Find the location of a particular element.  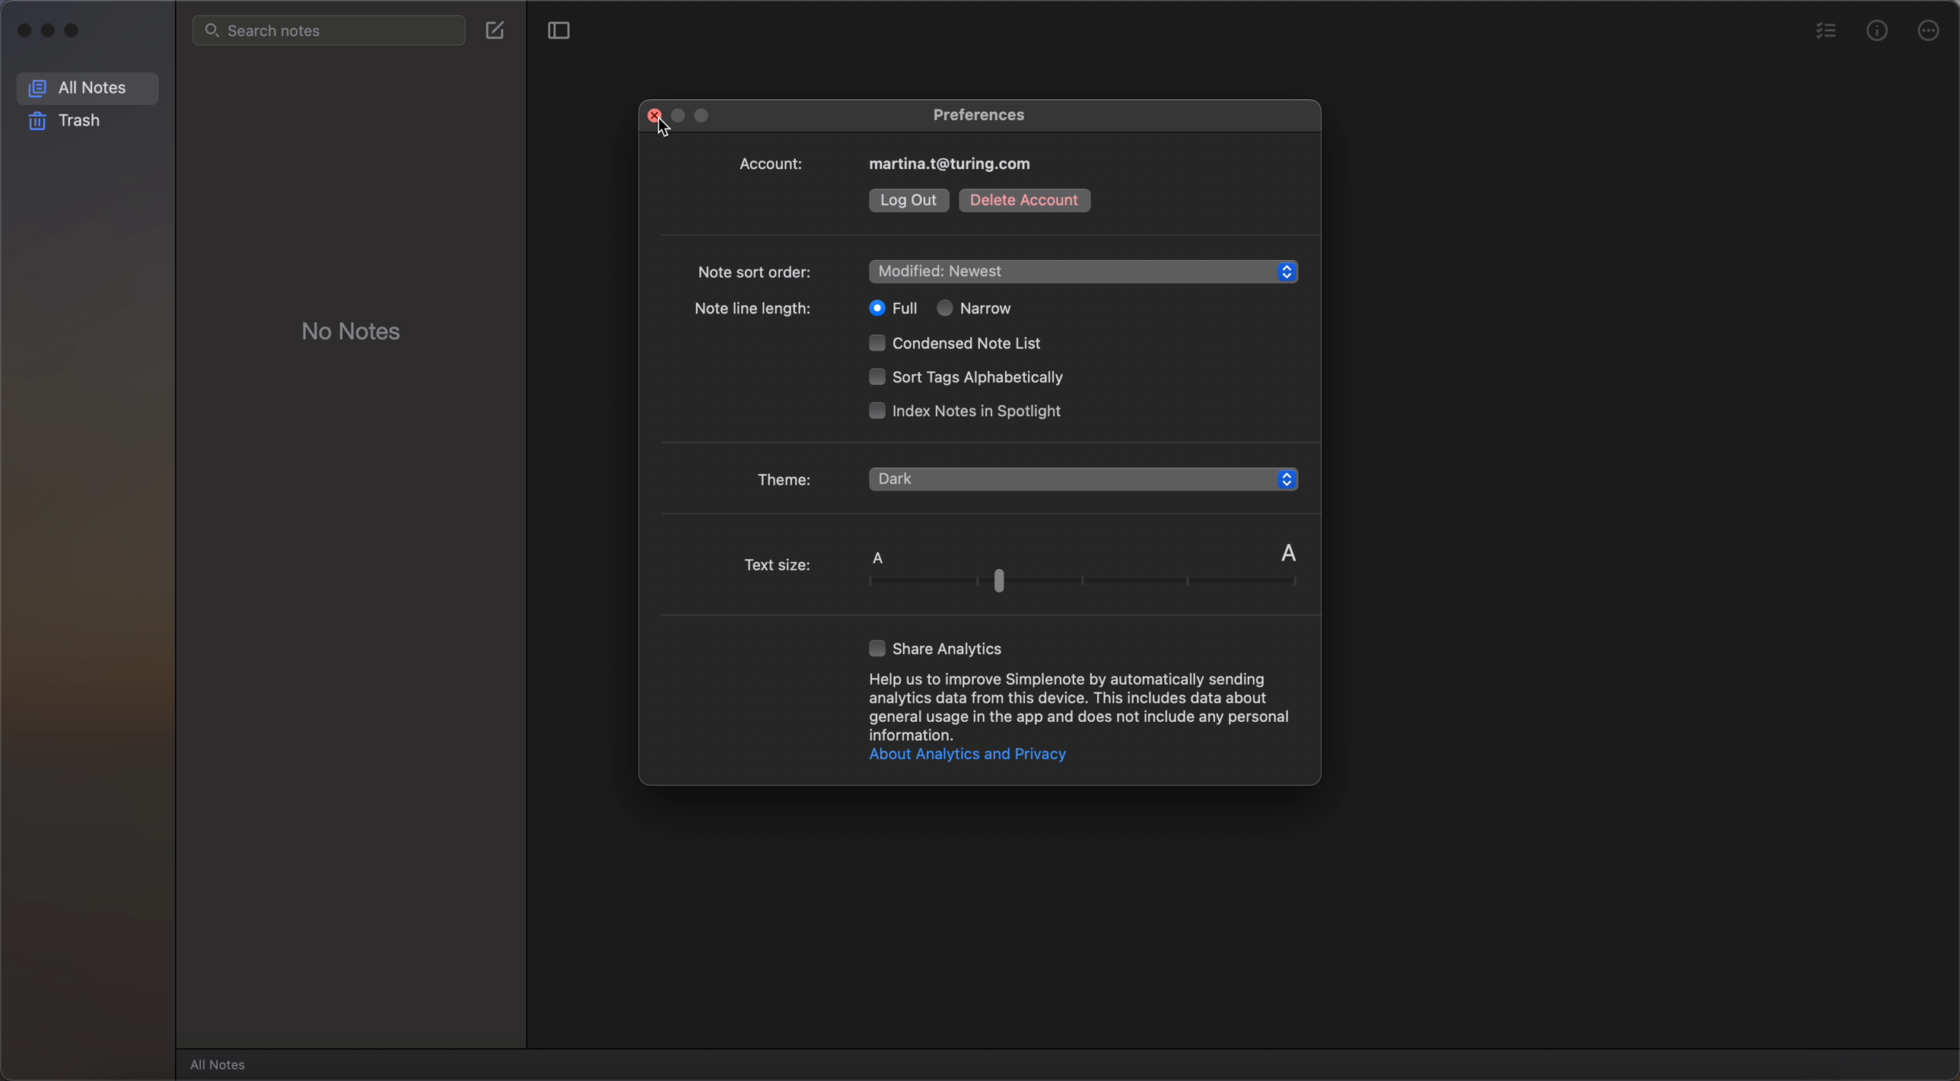

all notes is located at coordinates (222, 1064).